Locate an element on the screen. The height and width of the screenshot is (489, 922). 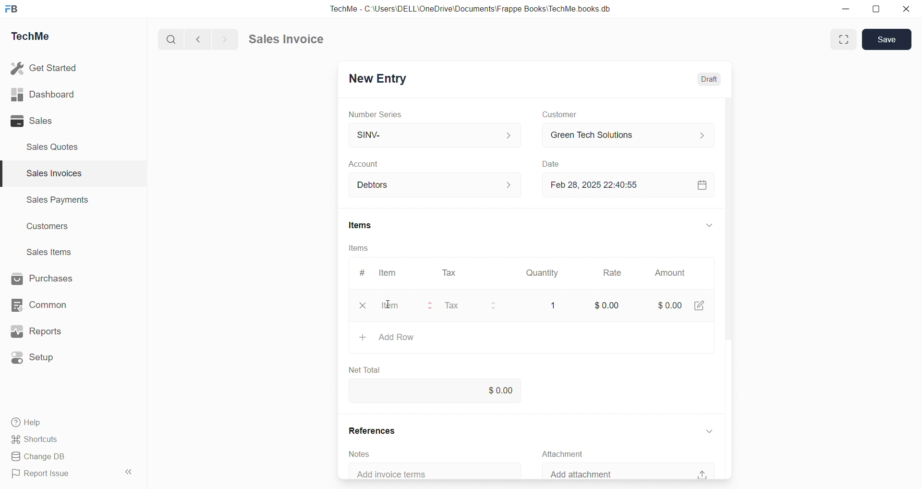
Purchases is located at coordinates (42, 278).